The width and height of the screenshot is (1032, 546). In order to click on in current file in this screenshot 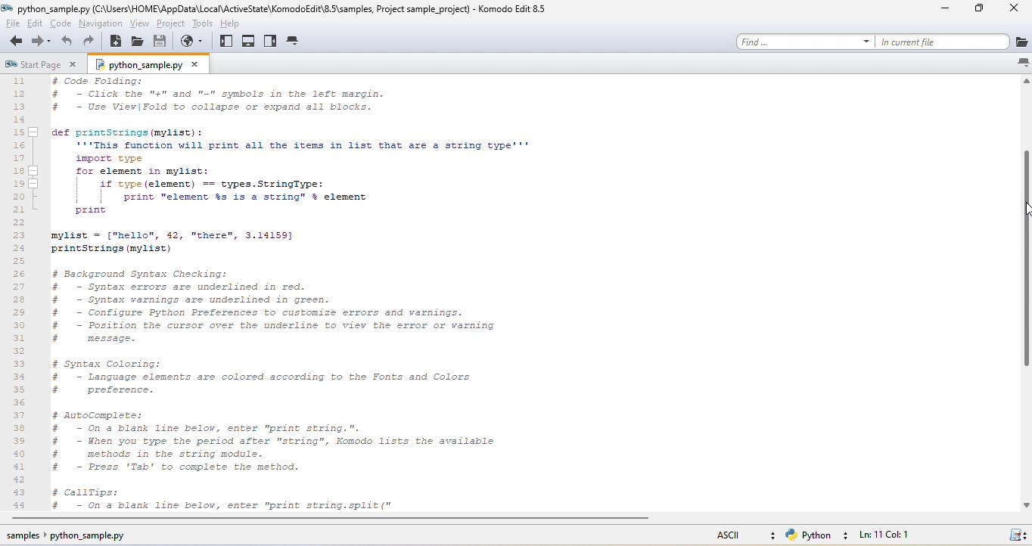, I will do `click(953, 42)`.